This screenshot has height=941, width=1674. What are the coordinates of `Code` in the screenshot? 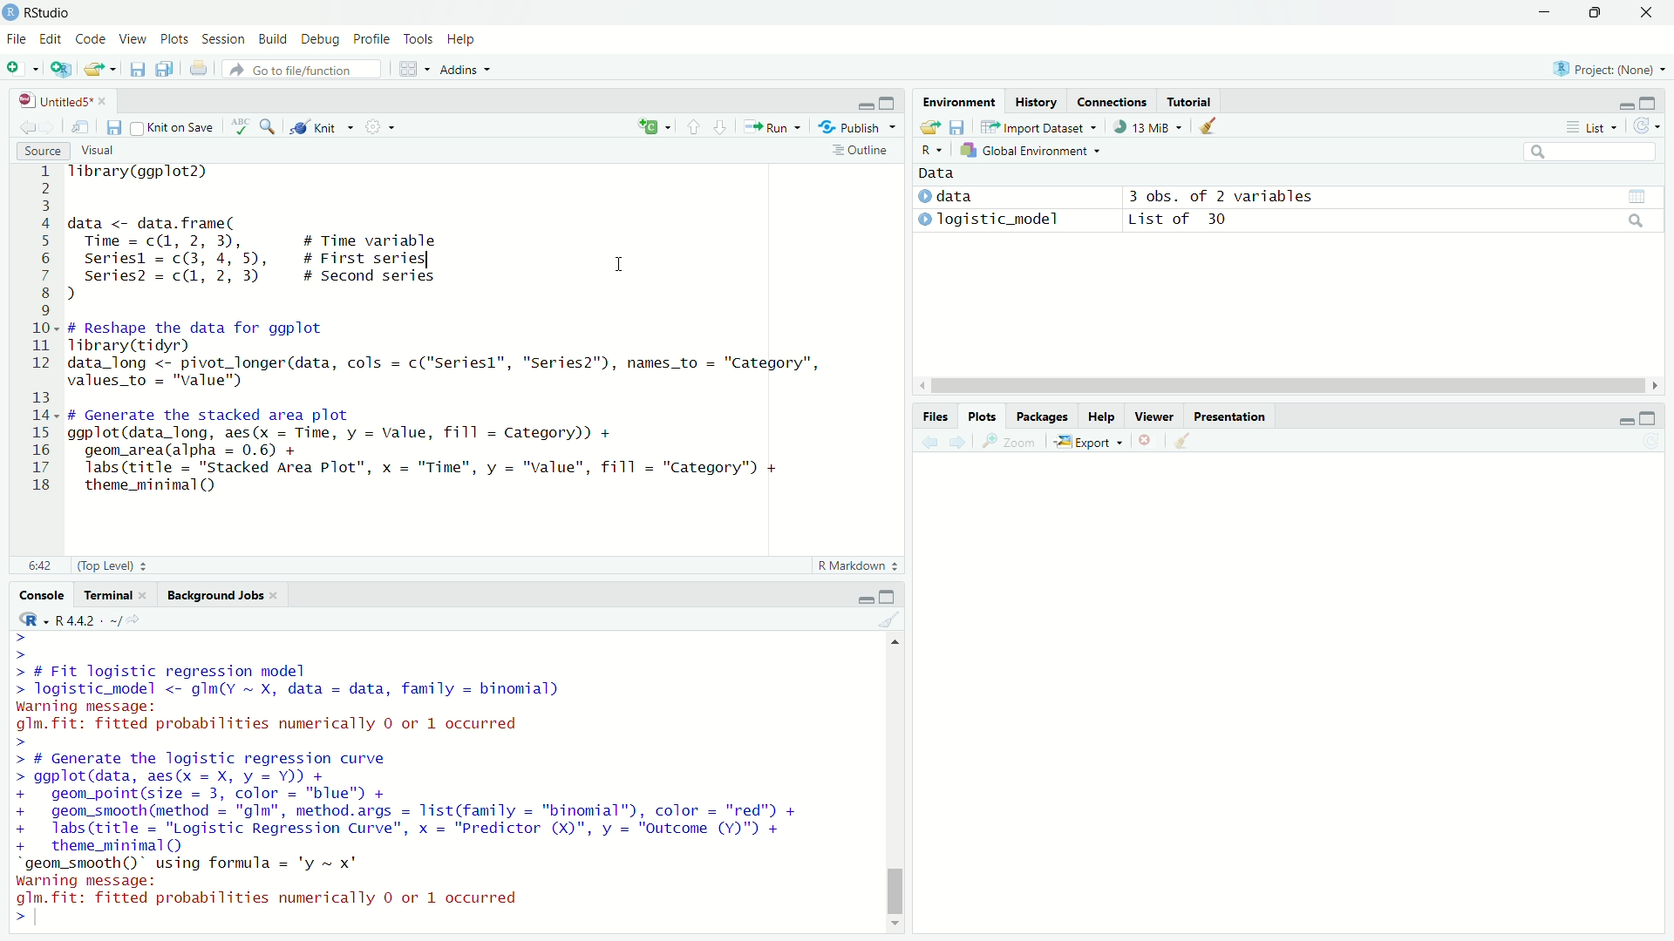 It's located at (89, 38).